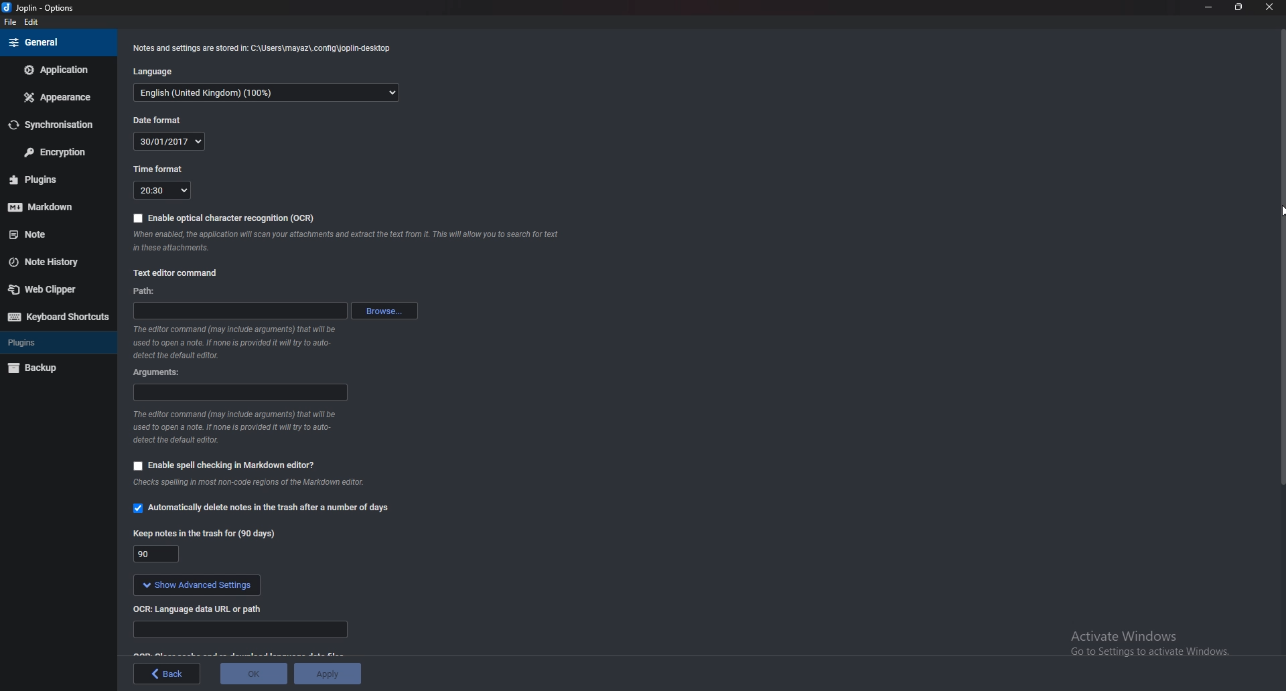 This screenshot has width=1286, height=691. I want to click on Keyboard shortcuts, so click(58, 317).